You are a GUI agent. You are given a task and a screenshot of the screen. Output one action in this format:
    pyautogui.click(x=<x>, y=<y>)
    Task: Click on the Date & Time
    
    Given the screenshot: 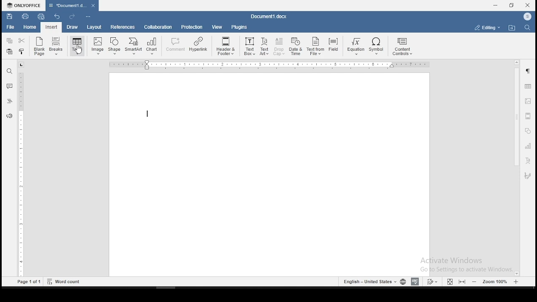 What is the action you would take?
    pyautogui.click(x=296, y=47)
    